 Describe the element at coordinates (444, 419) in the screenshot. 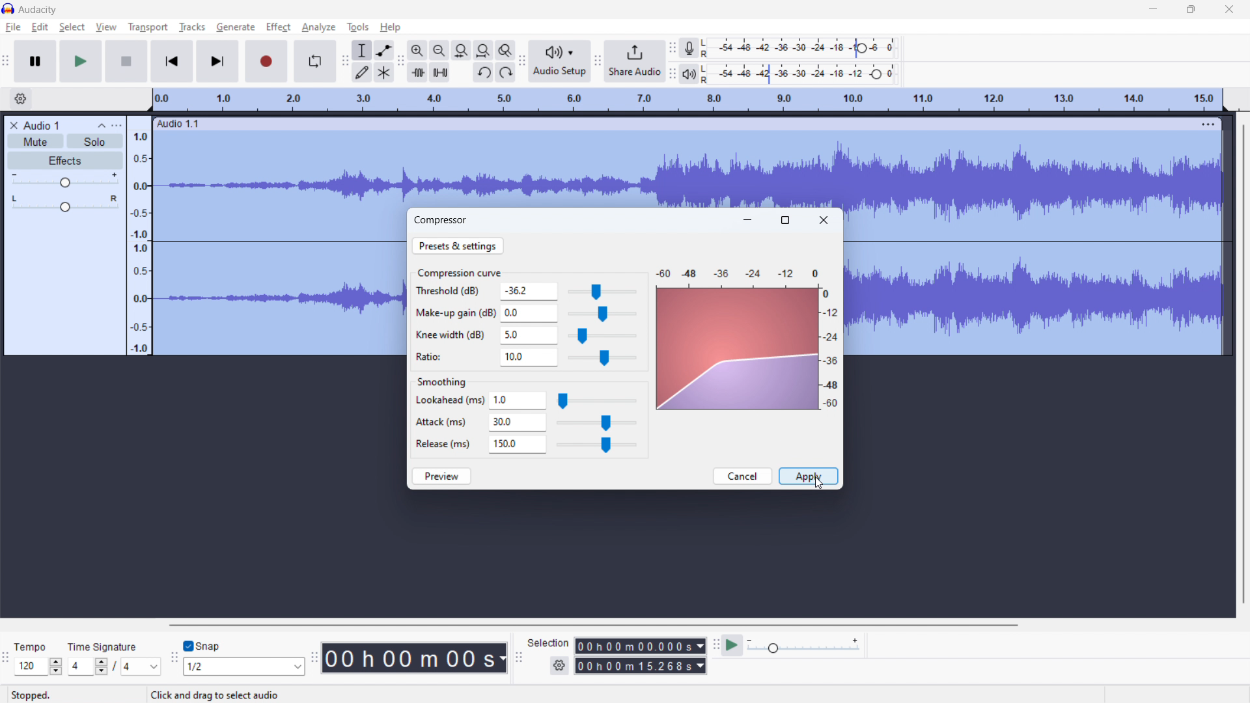

I see `Attack (ms)` at that location.